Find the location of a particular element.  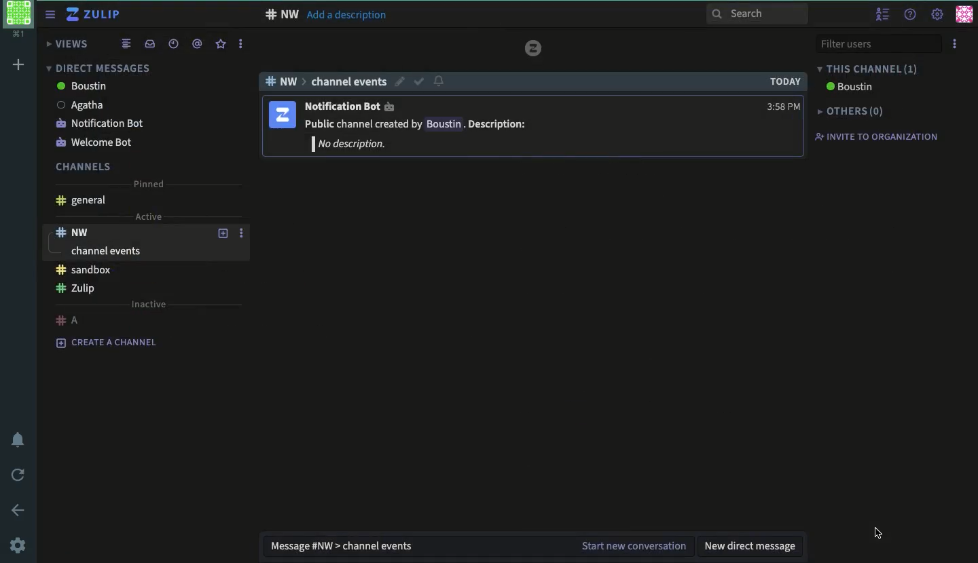

notification  is located at coordinates (439, 80).